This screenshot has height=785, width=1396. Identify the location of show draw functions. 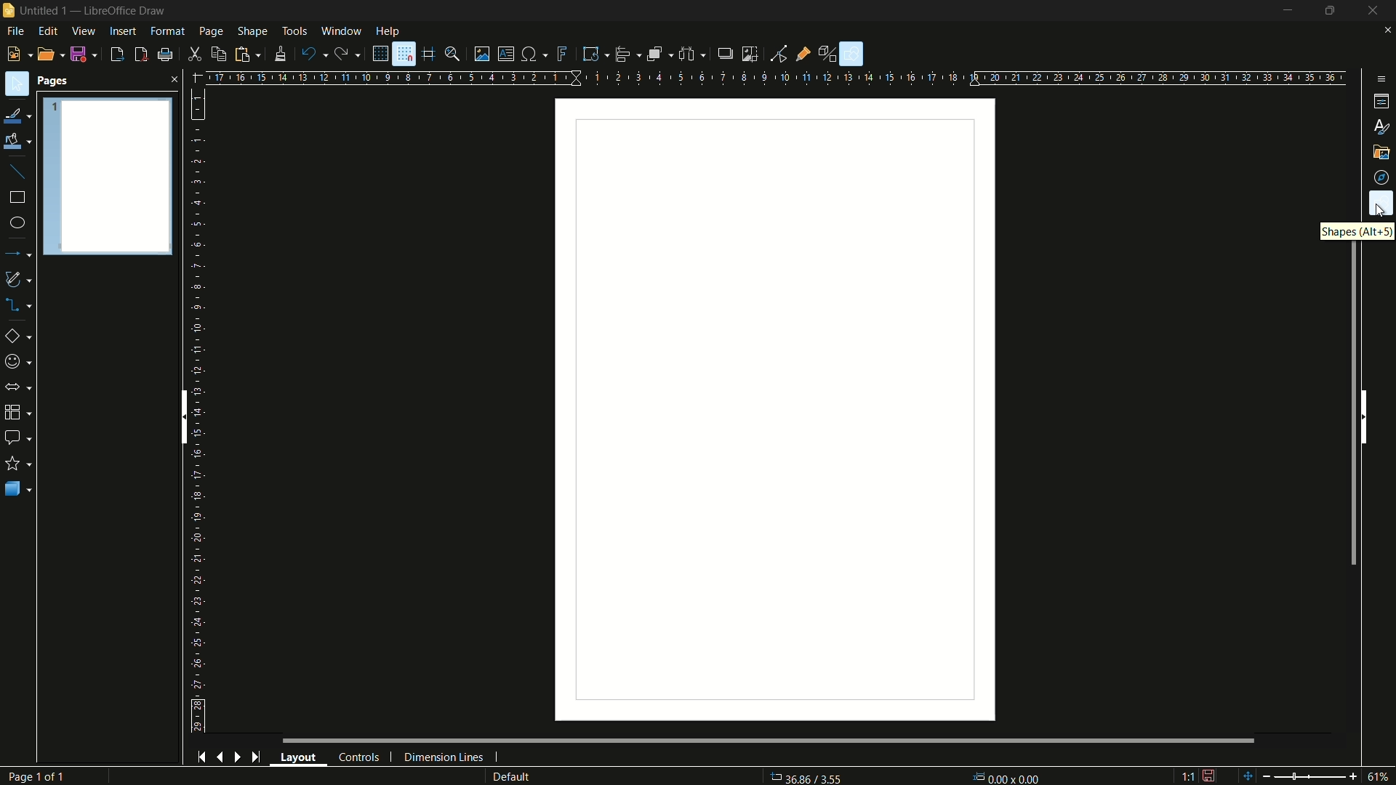
(851, 54).